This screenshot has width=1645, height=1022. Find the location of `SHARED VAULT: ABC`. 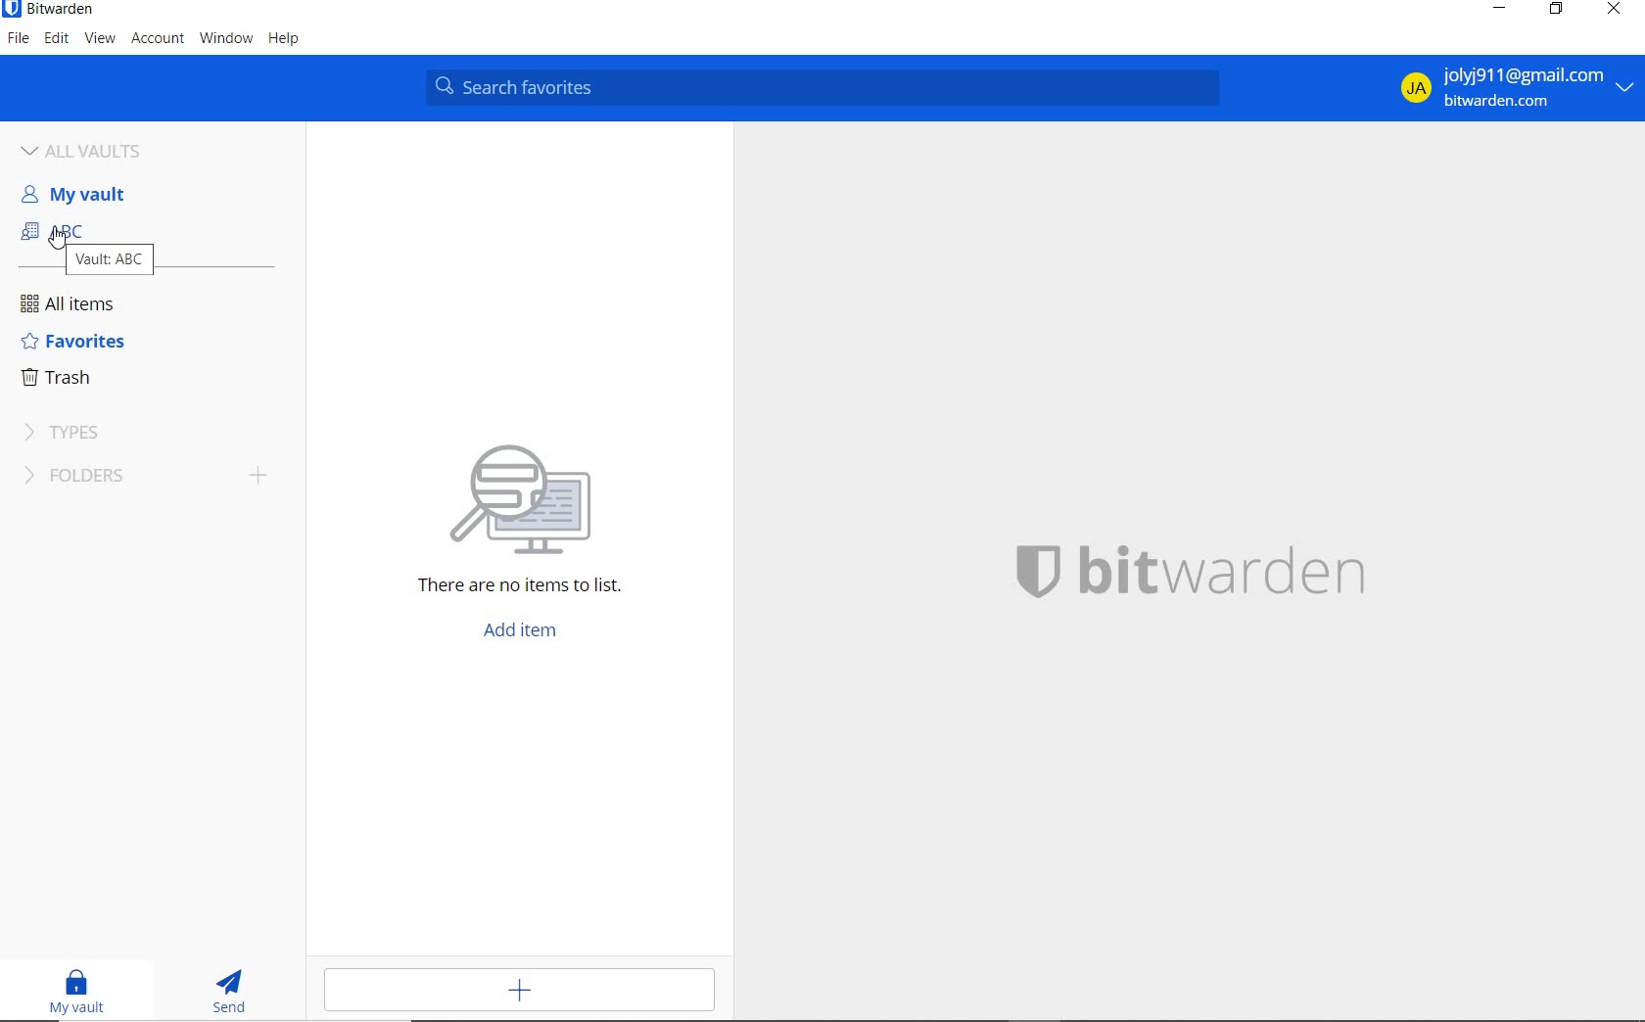

SHARED VAULT: ABC is located at coordinates (96, 228).